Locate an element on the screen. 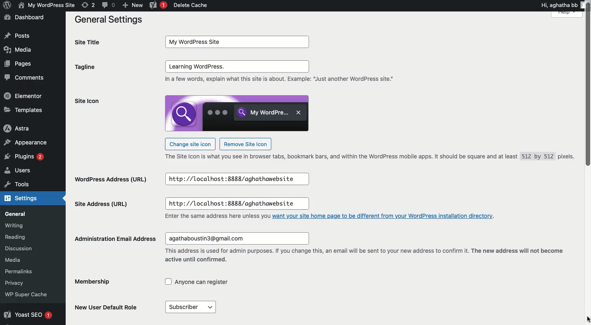 Image resolution: width=591 pixels, height=325 pixels. Privacy is located at coordinates (25, 284).